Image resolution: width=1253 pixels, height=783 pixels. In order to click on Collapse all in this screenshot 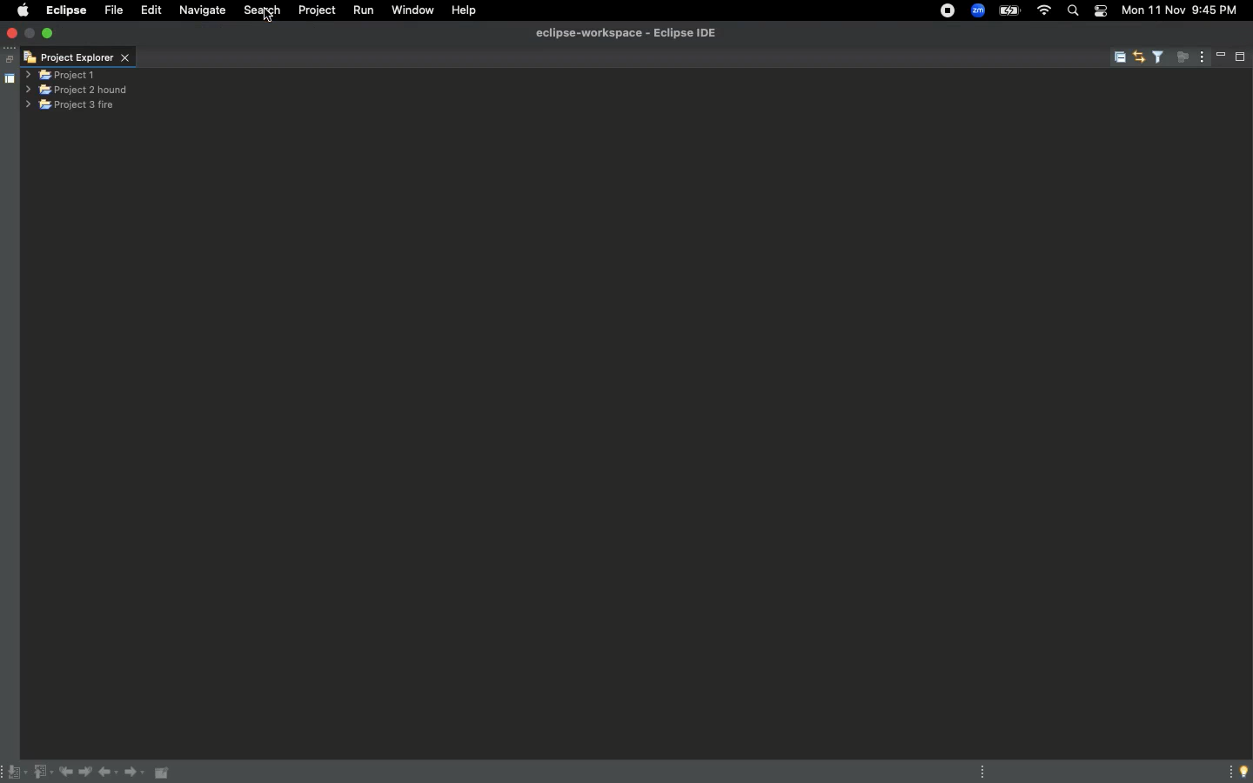, I will do `click(1117, 61)`.